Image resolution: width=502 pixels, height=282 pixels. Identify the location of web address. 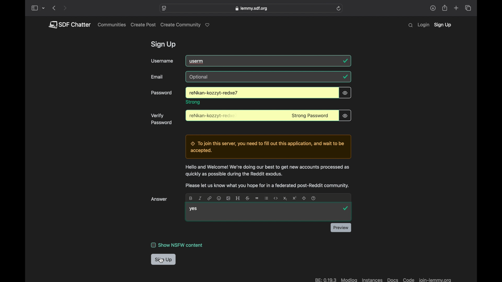
(251, 8).